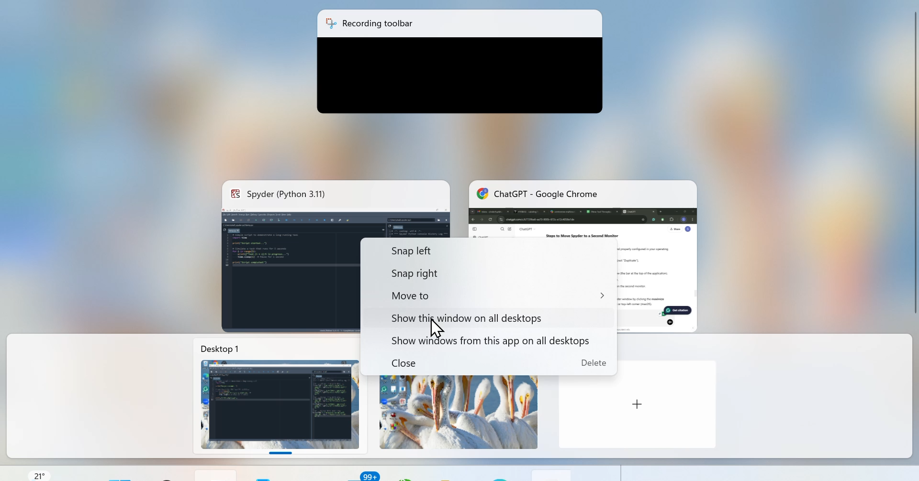  Describe the element at coordinates (464, 316) in the screenshot. I see `Show this window on all desktop` at that location.